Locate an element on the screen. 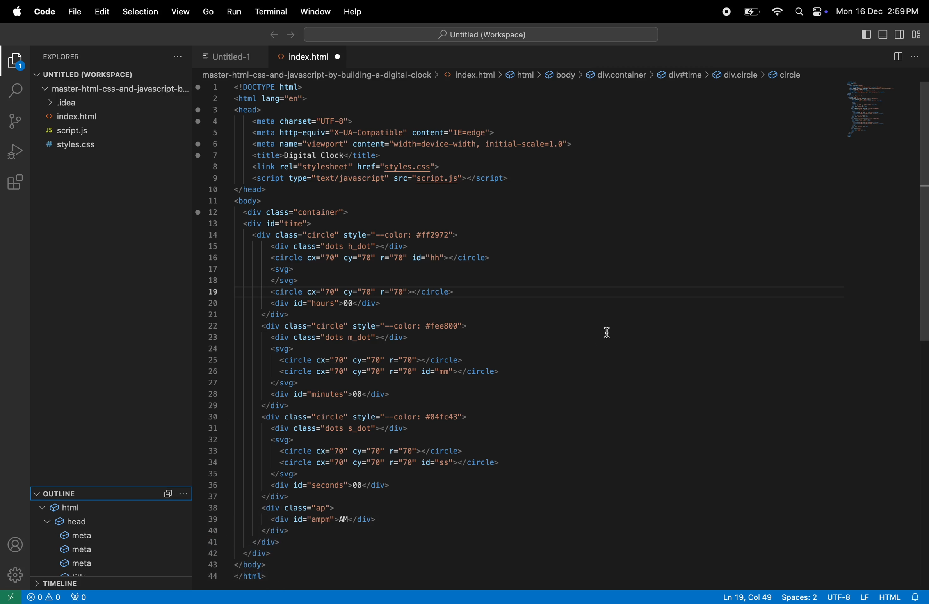  file is located at coordinates (72, 12).